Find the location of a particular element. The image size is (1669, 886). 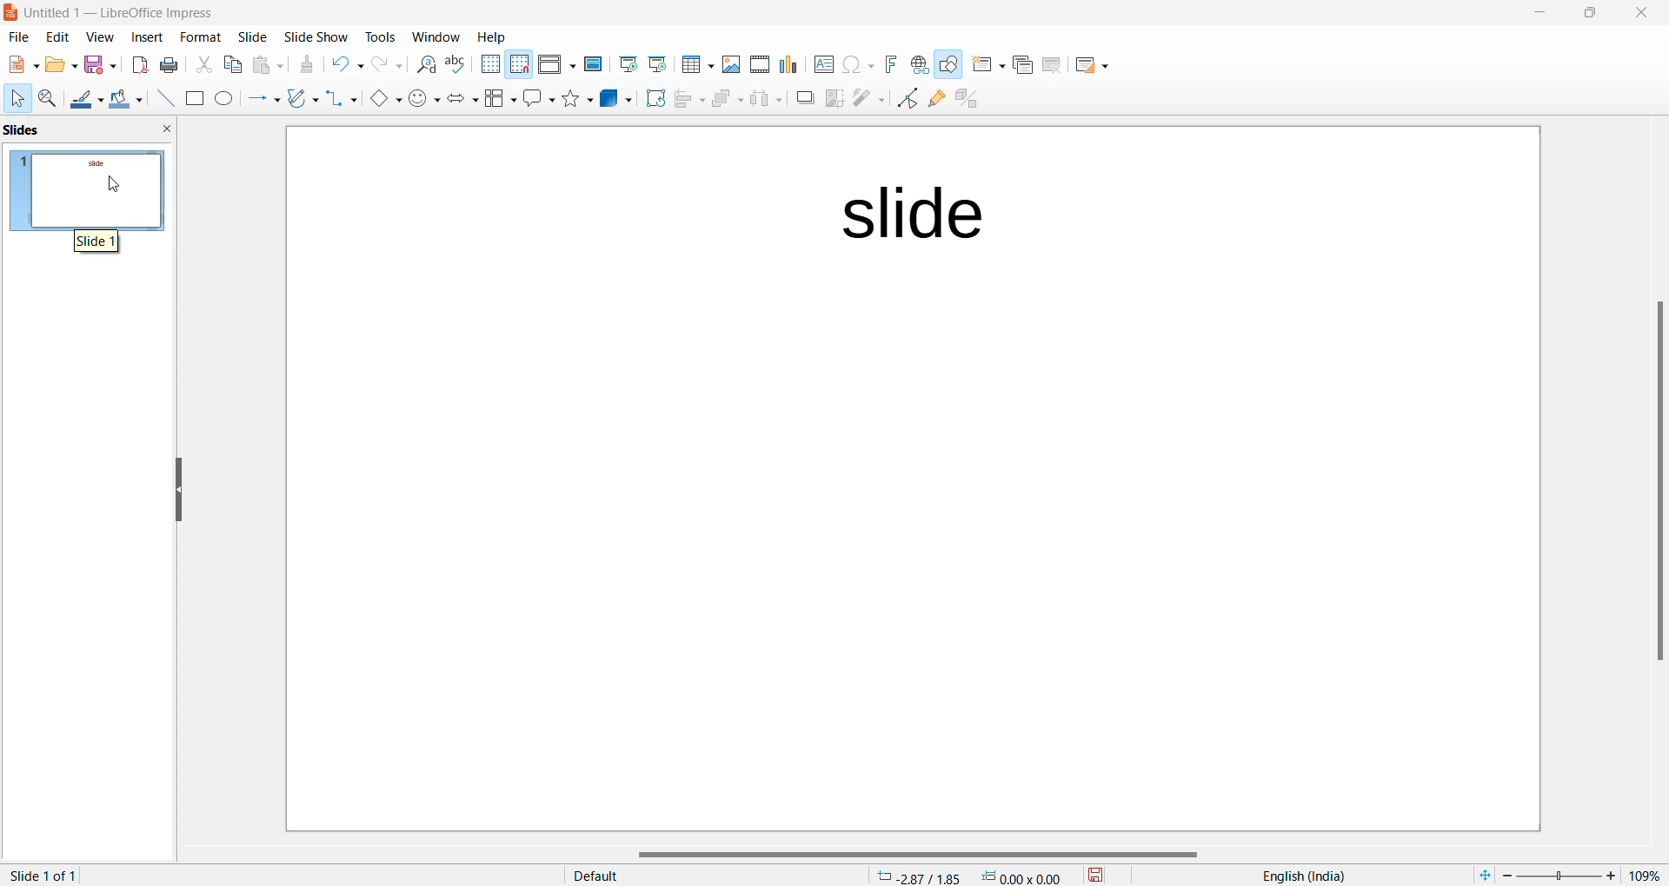

Window is located at coordinates (432, 35).